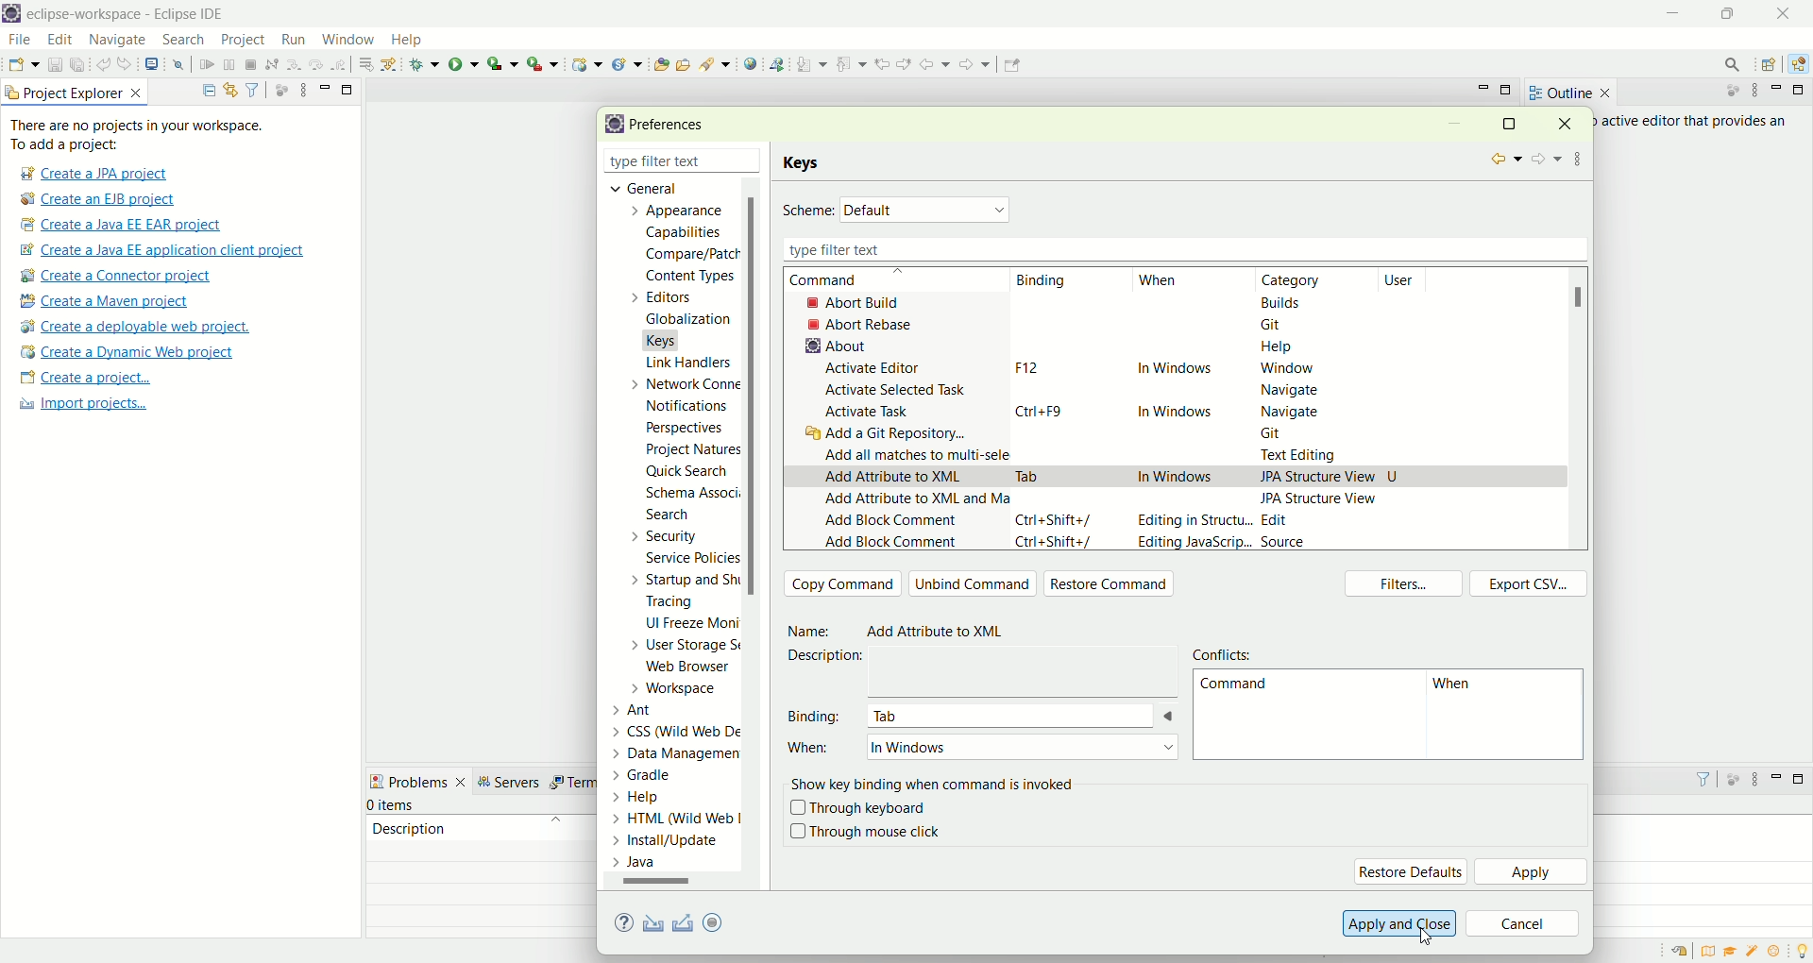 This screenshot has width=1813, height=963. What do you see at coordinates (1503, 160) in the screenshot?
I see `back` at bounding box center [1503, 160].